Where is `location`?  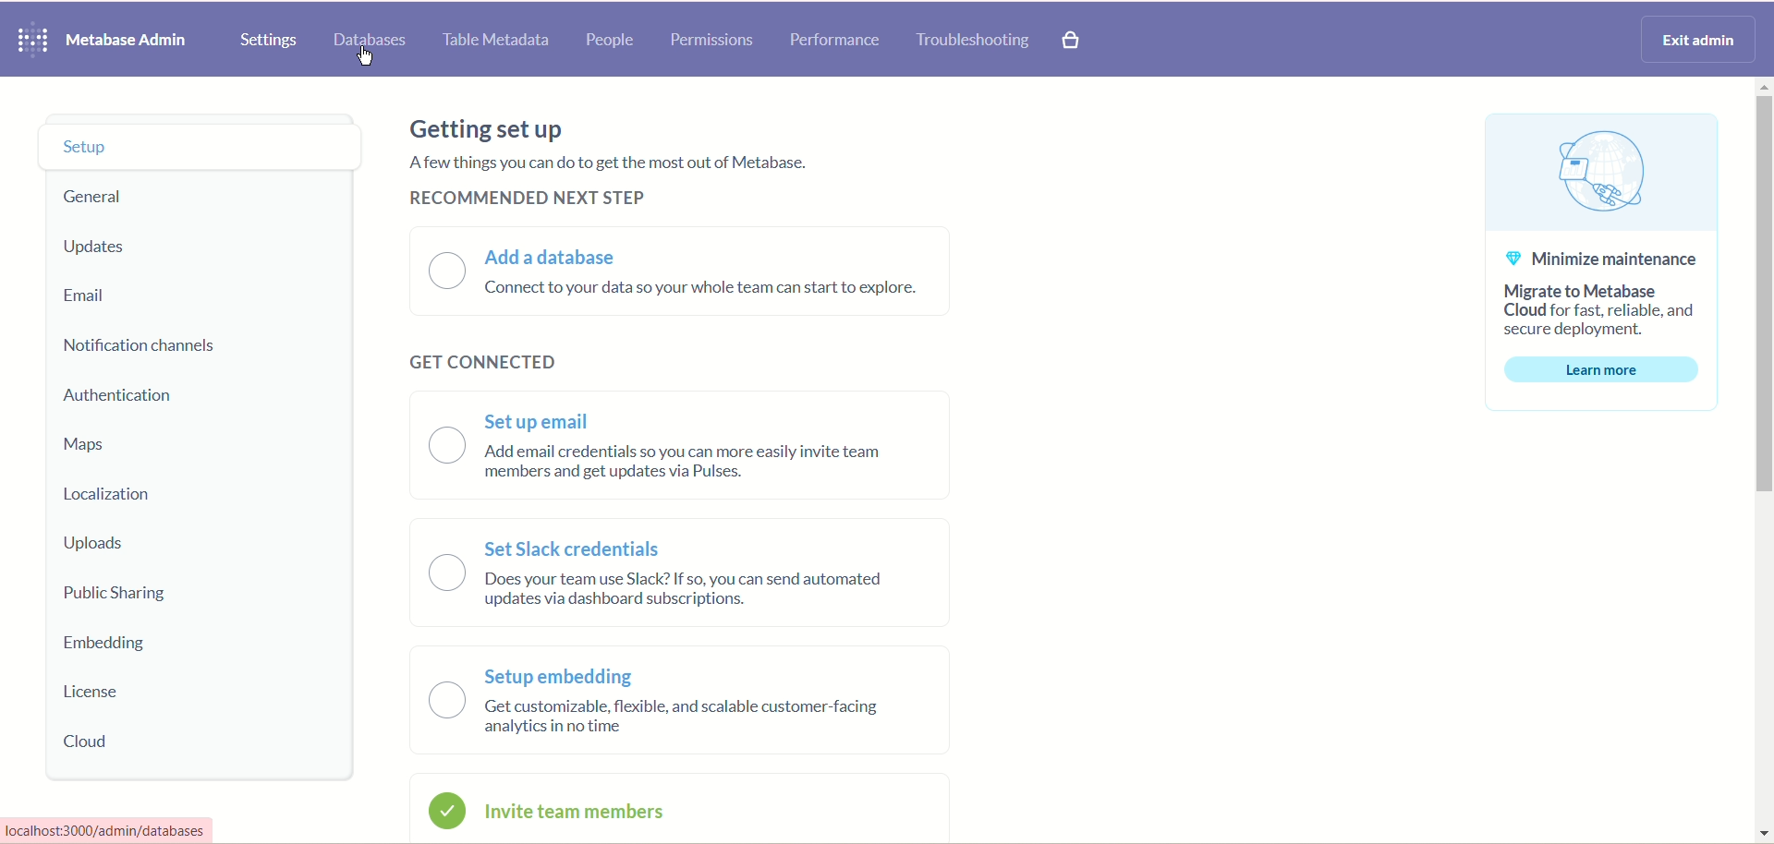
location is located at coordinates (113, 495).